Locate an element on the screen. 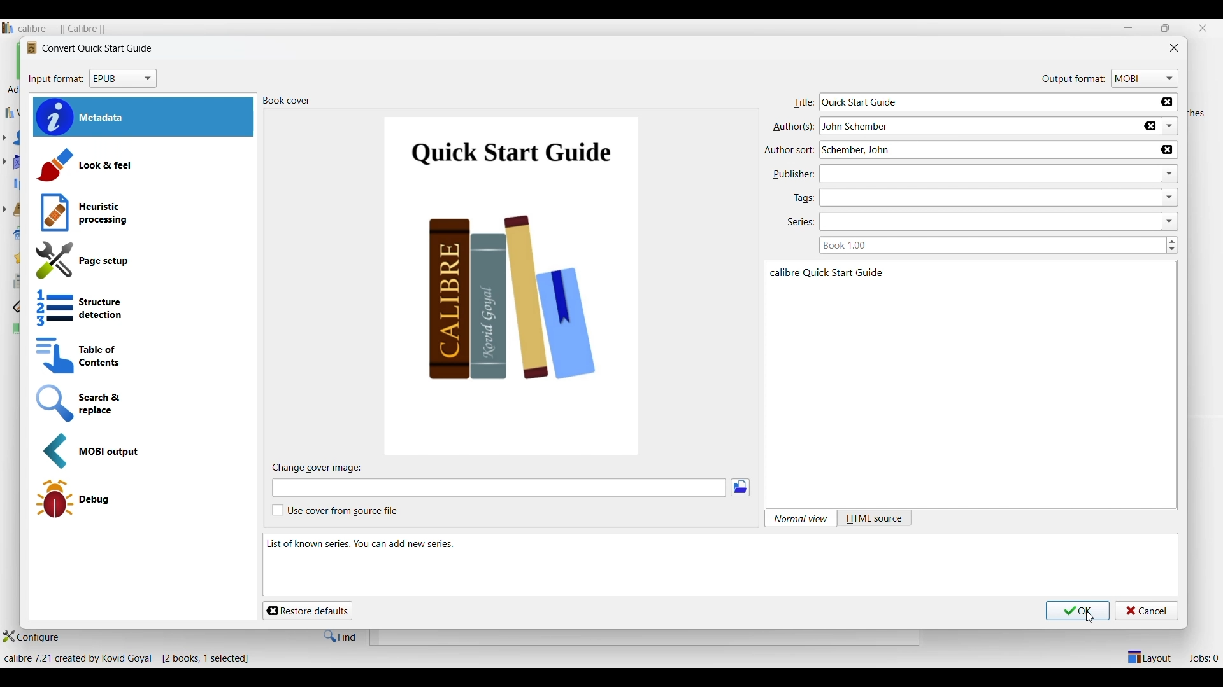 Image resolution: width=1223 pixels, height=687 pixels. Configure is located at coordinates (31, 637).